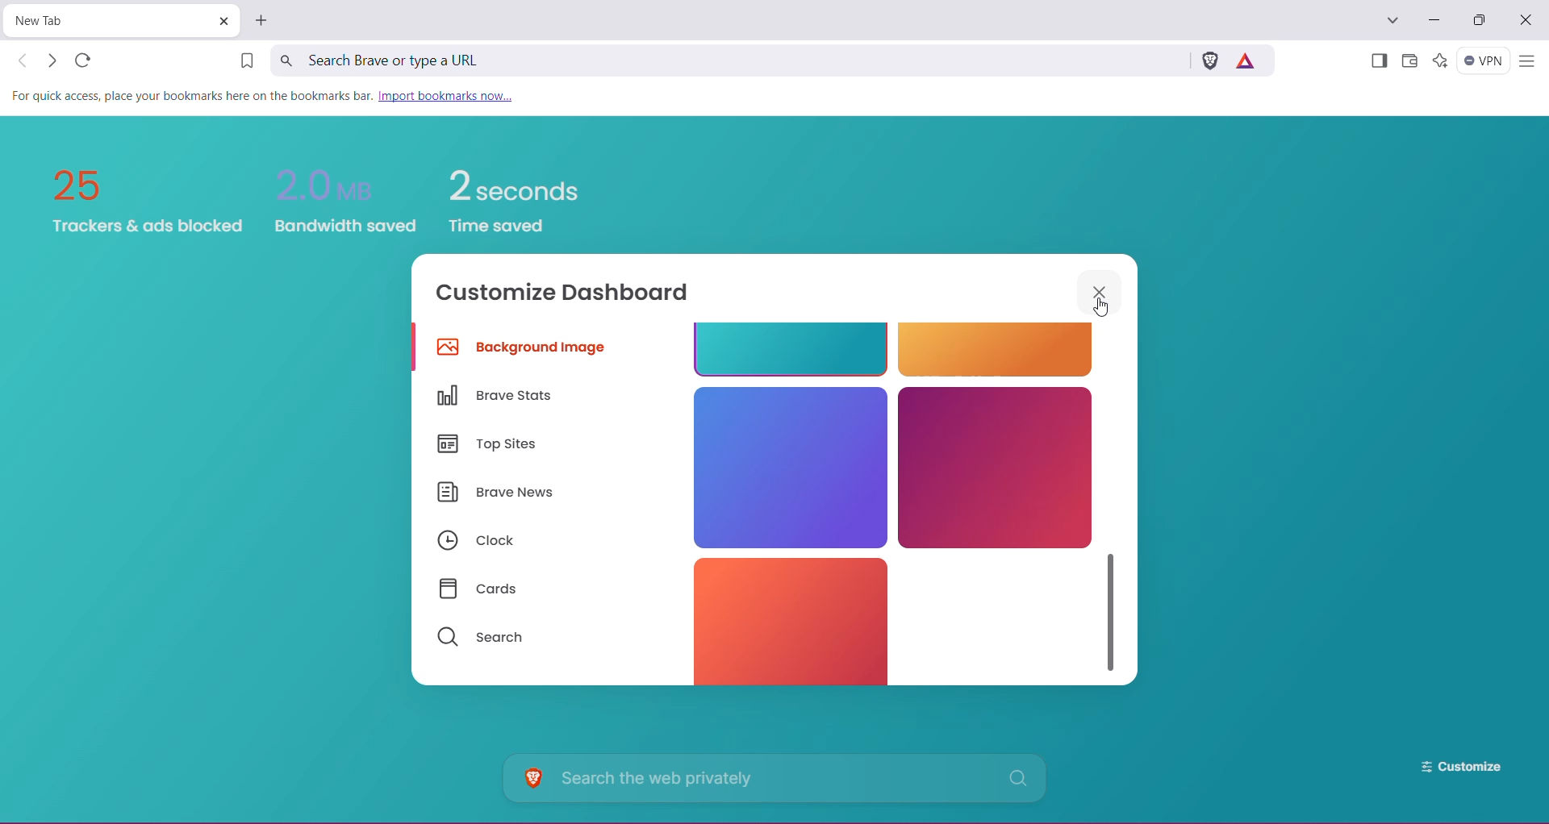 Image resolution: width=1549 pixels, height=824 pixels. What do you see at coordinates (263, 20) in the screenshot?
I see `New Tab` at bounding box center [263, 20].